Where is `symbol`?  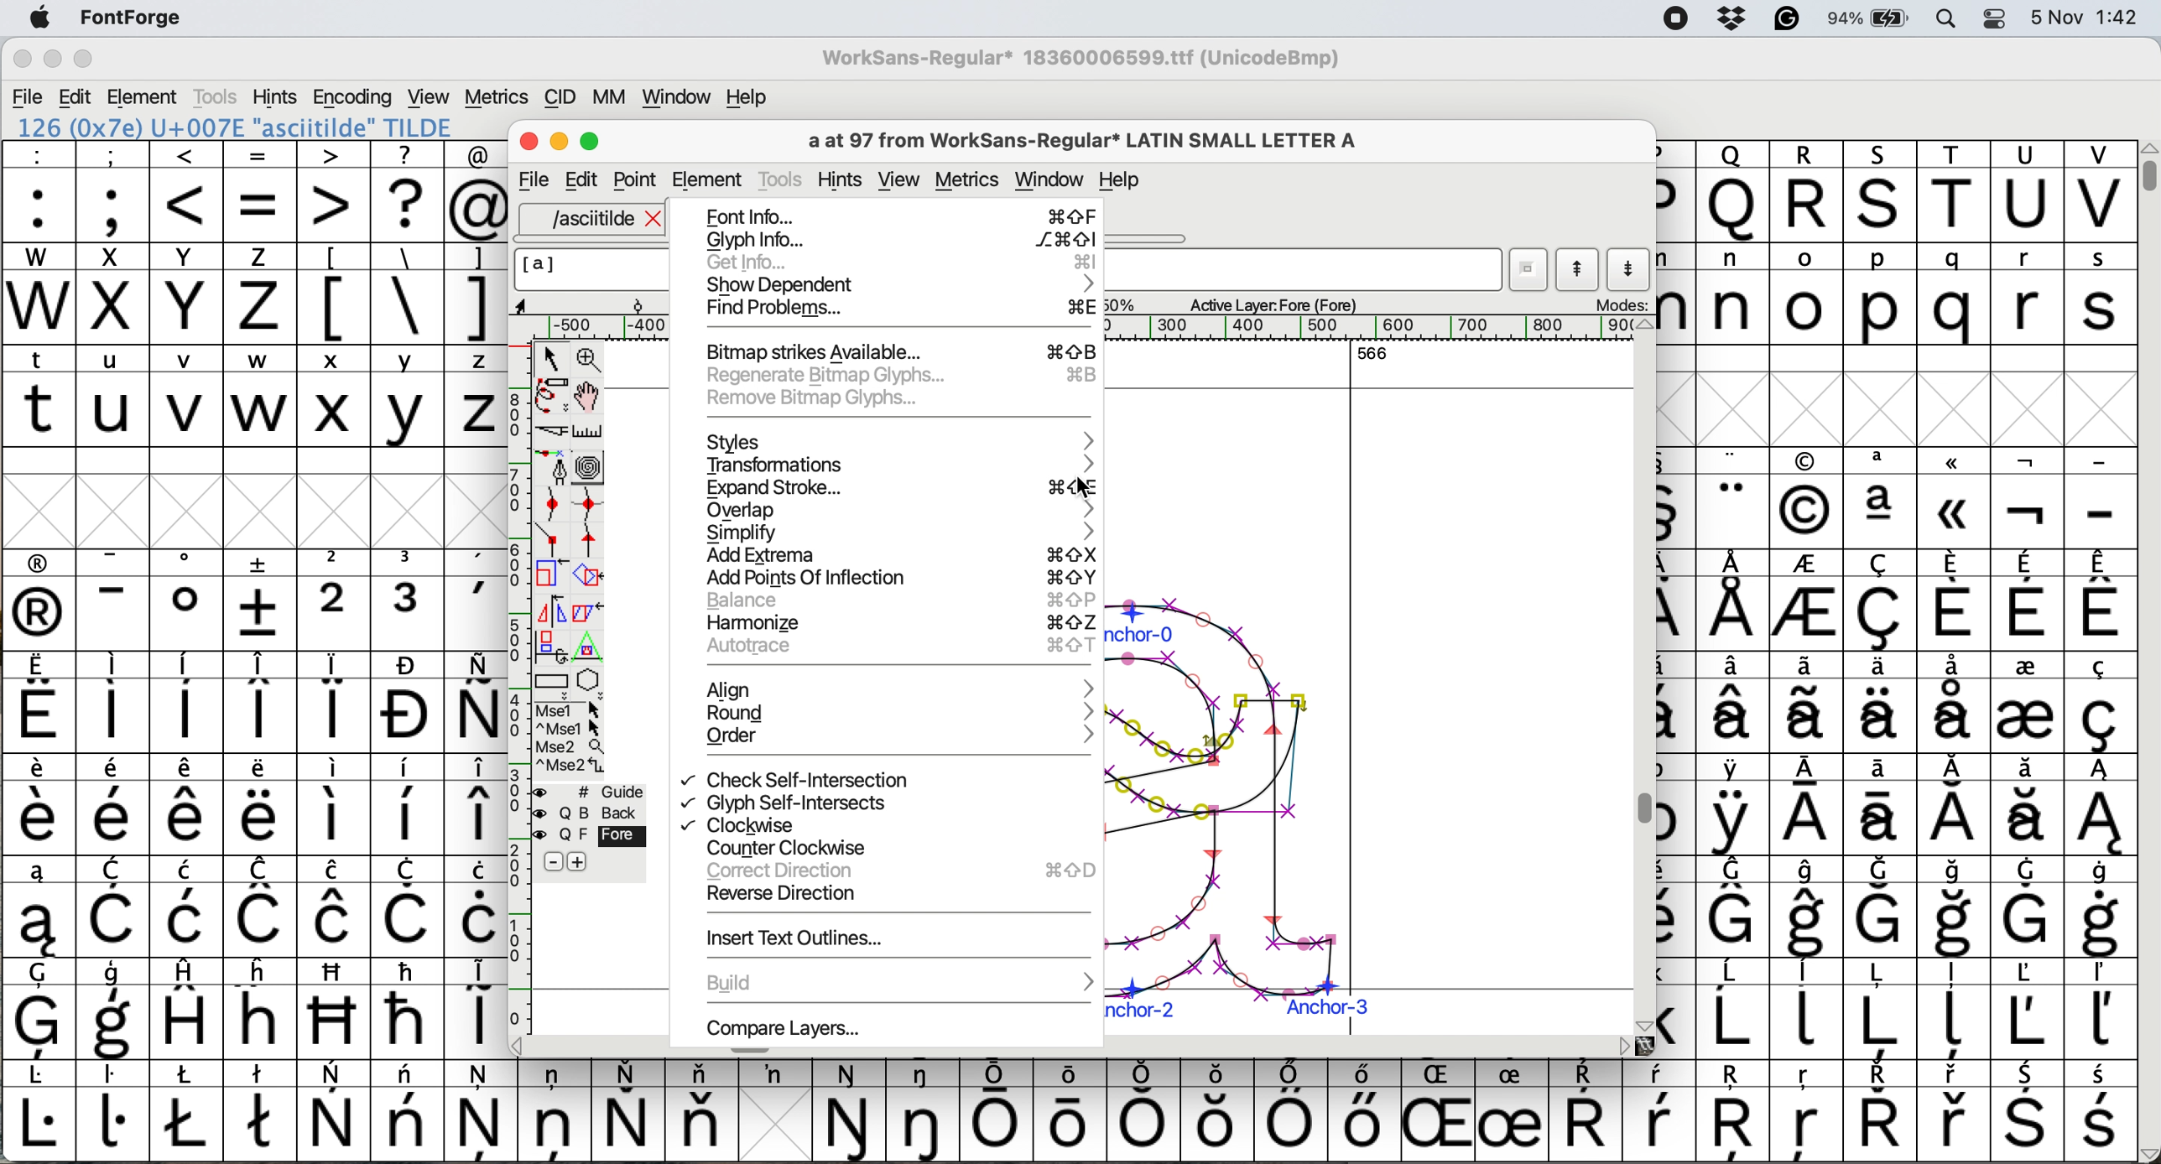 symbol is located at coordinates (1955, 806).